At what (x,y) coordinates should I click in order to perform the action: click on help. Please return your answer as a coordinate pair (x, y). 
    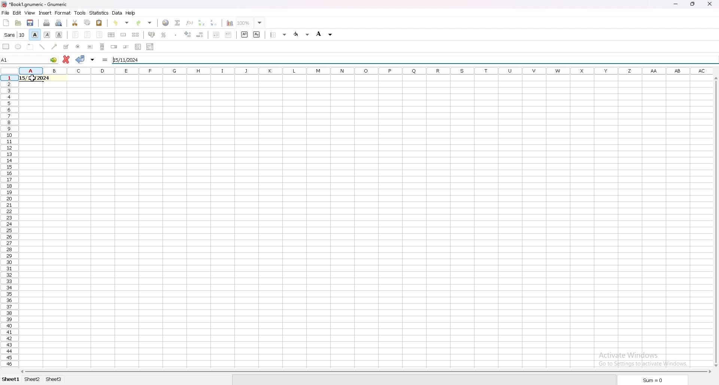
    Looking at the image, I should click on (131, 13).